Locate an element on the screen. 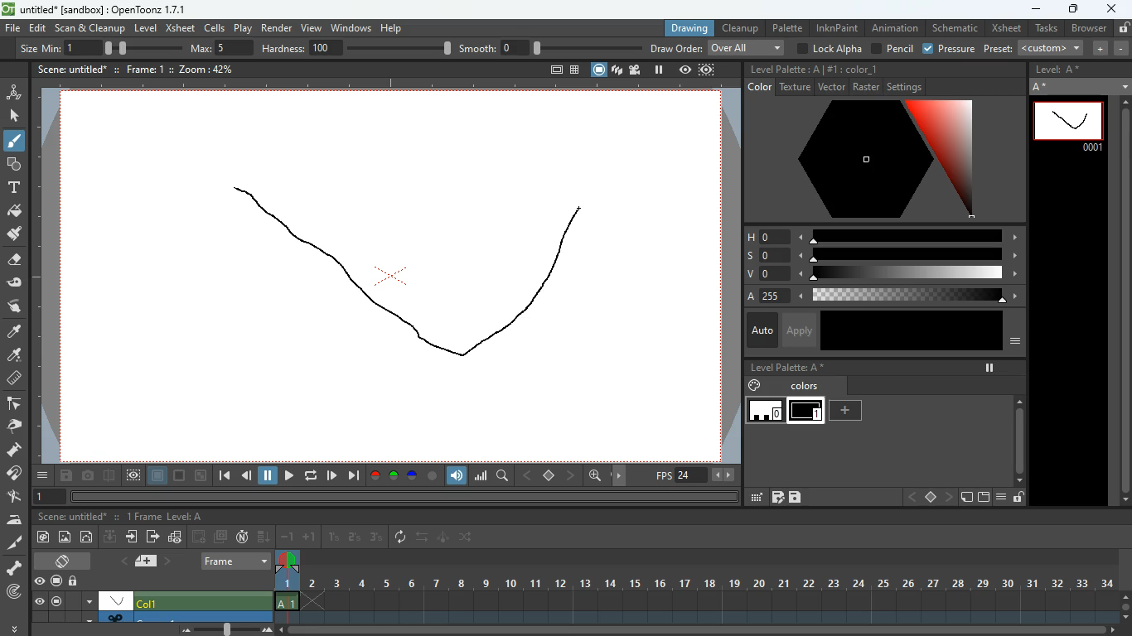 The width and height of the screenshot is (1132, 636). edit is located at coordinates (38, 28).